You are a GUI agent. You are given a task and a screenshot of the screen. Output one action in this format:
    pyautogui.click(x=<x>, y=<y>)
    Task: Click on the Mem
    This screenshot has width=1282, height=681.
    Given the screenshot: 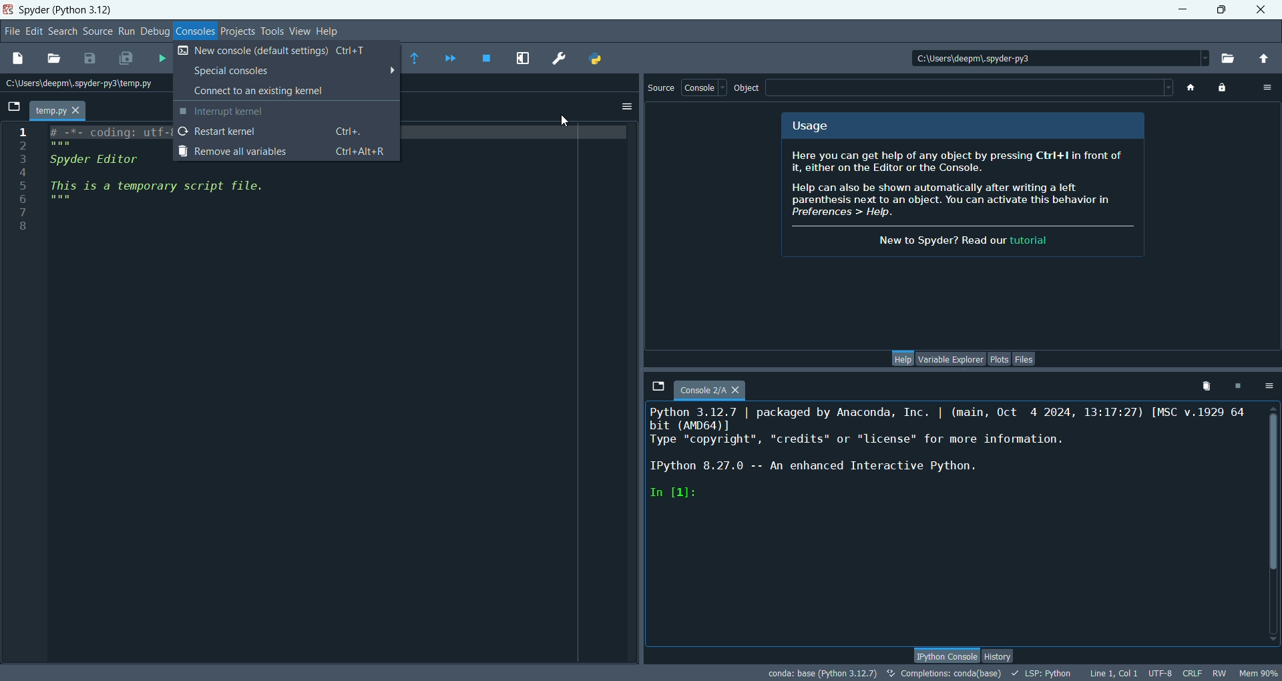 What is the action you would take?
    pyautogui.click(x=1259, y=673)
    